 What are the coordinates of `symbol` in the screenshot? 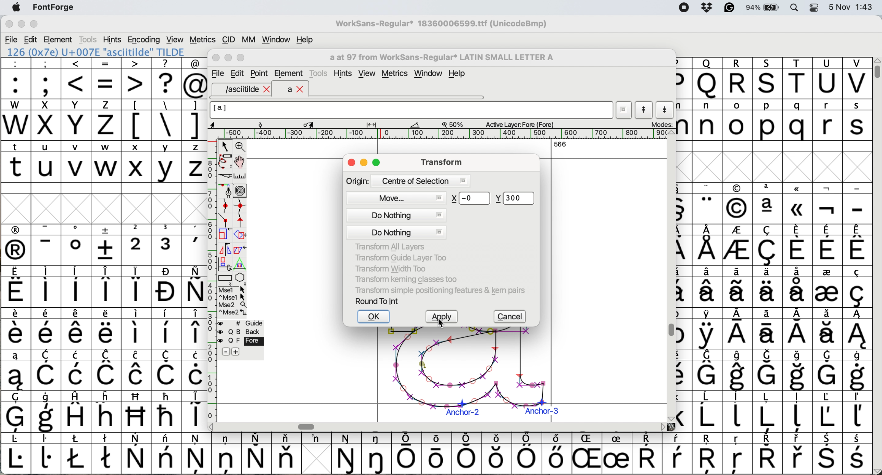 It's located at (828, 204).